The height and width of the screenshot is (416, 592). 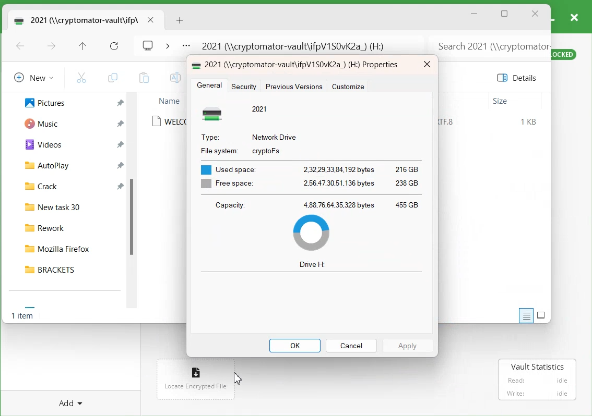 I want to click on 2021, so click(x=261, y=108).